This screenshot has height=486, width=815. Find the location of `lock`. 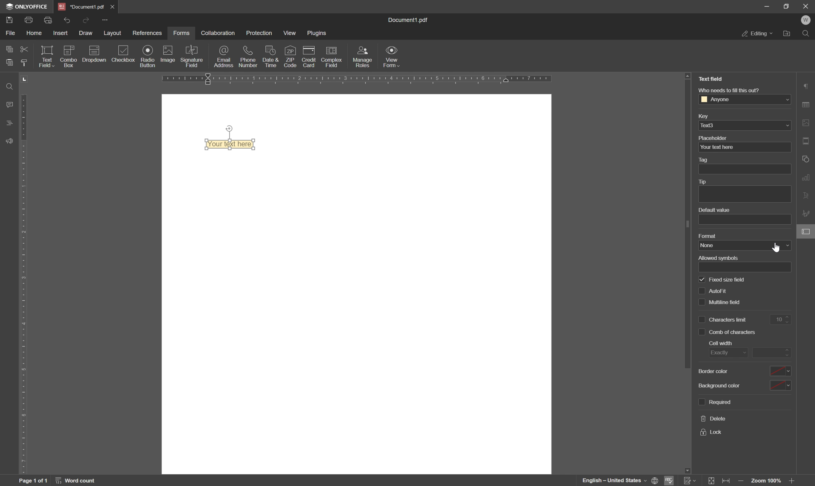

lock is located at coordinates (710, 432).